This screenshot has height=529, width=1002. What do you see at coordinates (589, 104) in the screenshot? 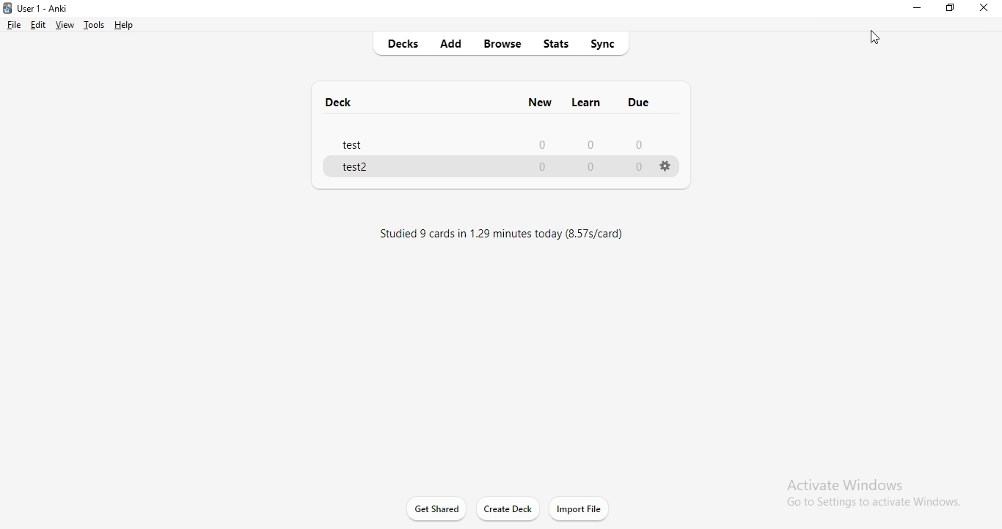
I see `learn` at bounding box center [589, 104].